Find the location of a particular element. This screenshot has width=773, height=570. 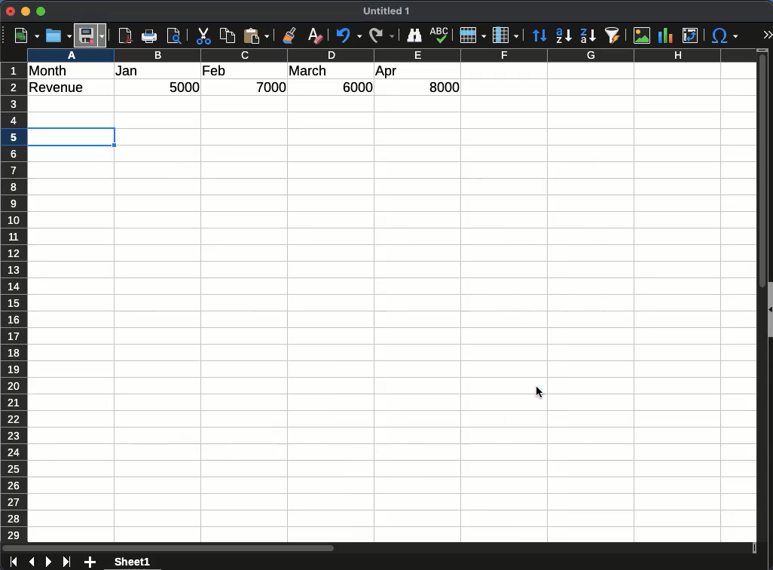

next sheet is located at coordinates (47, 562).